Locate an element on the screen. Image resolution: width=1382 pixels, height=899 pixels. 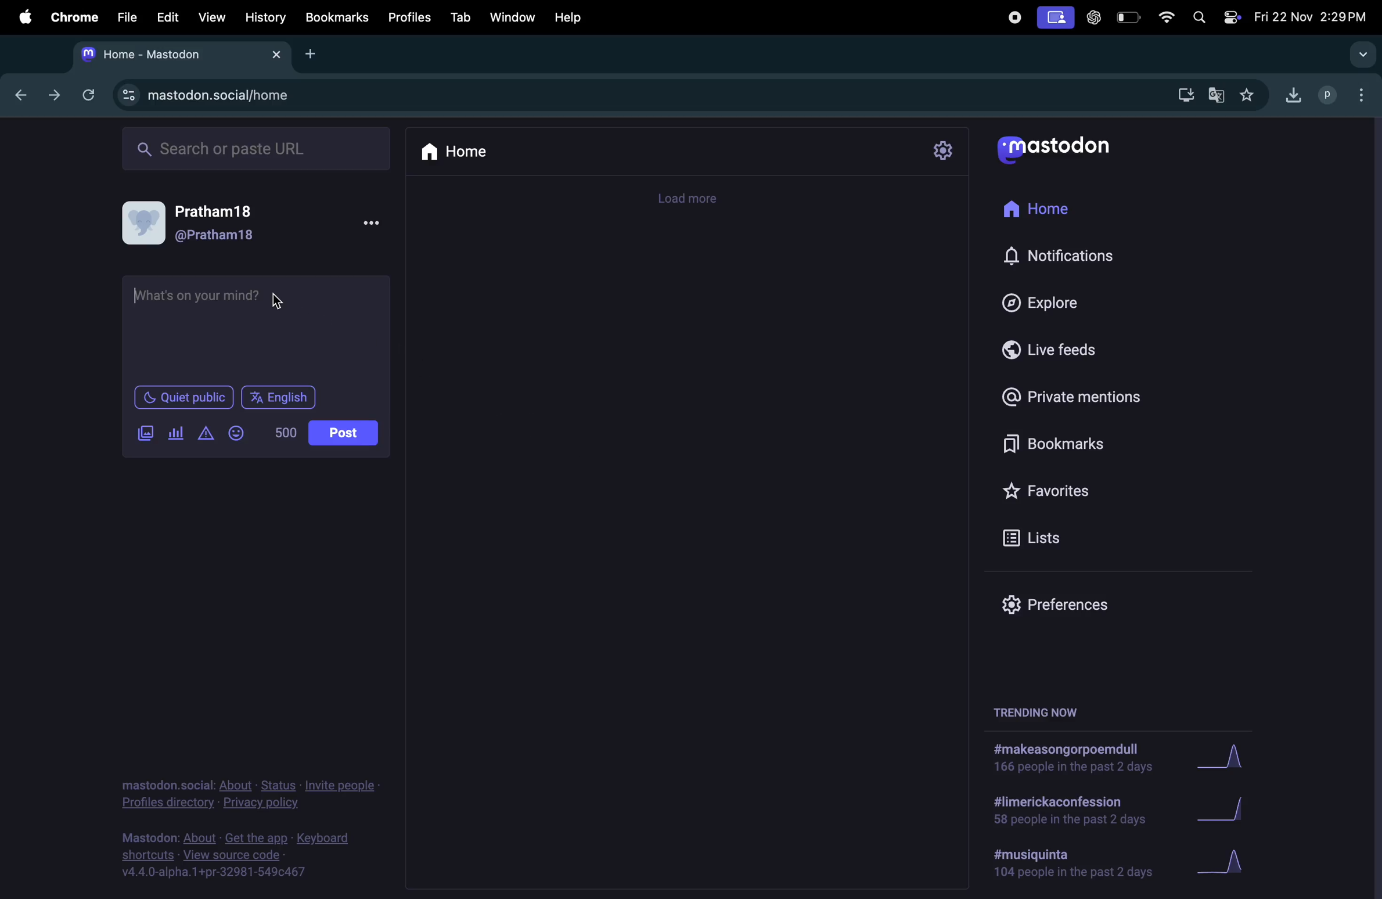
backtab is located at coordinates (17, 95).